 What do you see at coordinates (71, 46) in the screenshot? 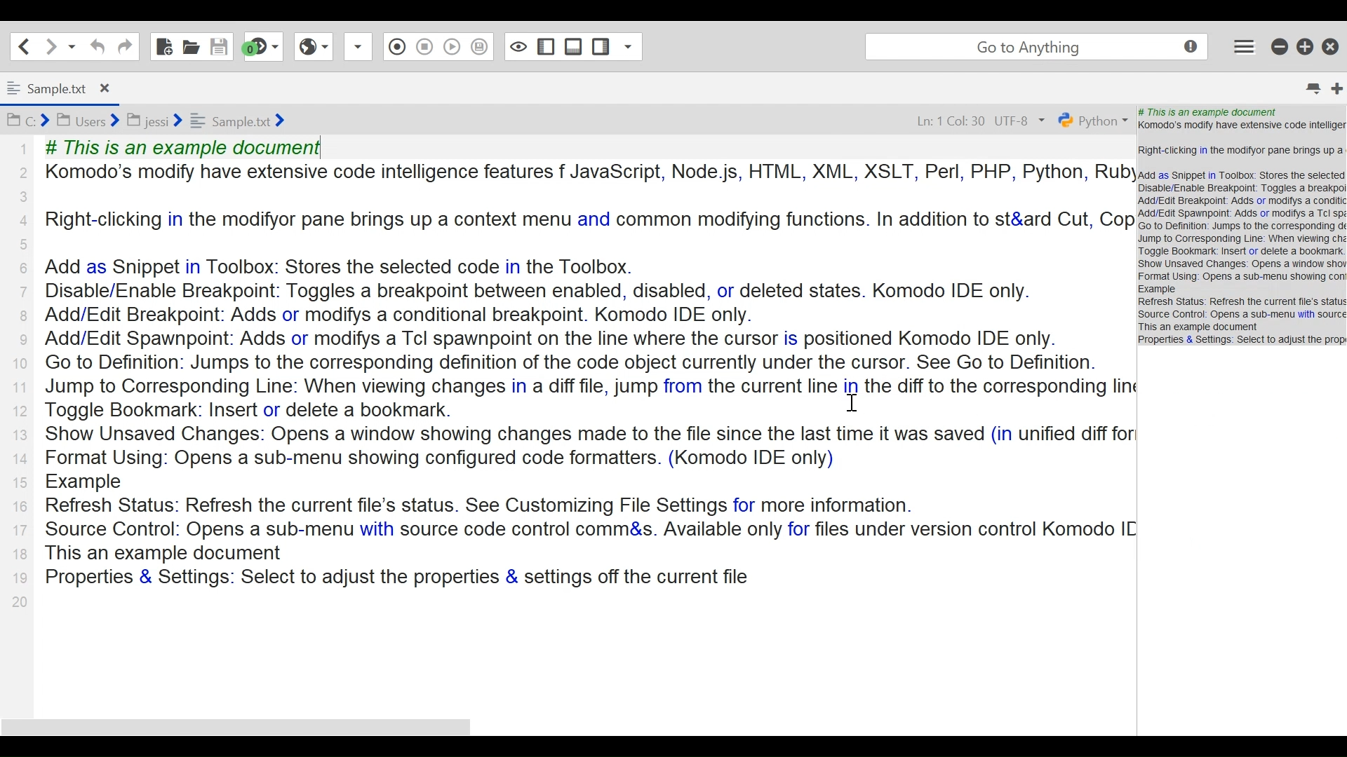
I see `Recent locations` at bounding box center [71, 46].